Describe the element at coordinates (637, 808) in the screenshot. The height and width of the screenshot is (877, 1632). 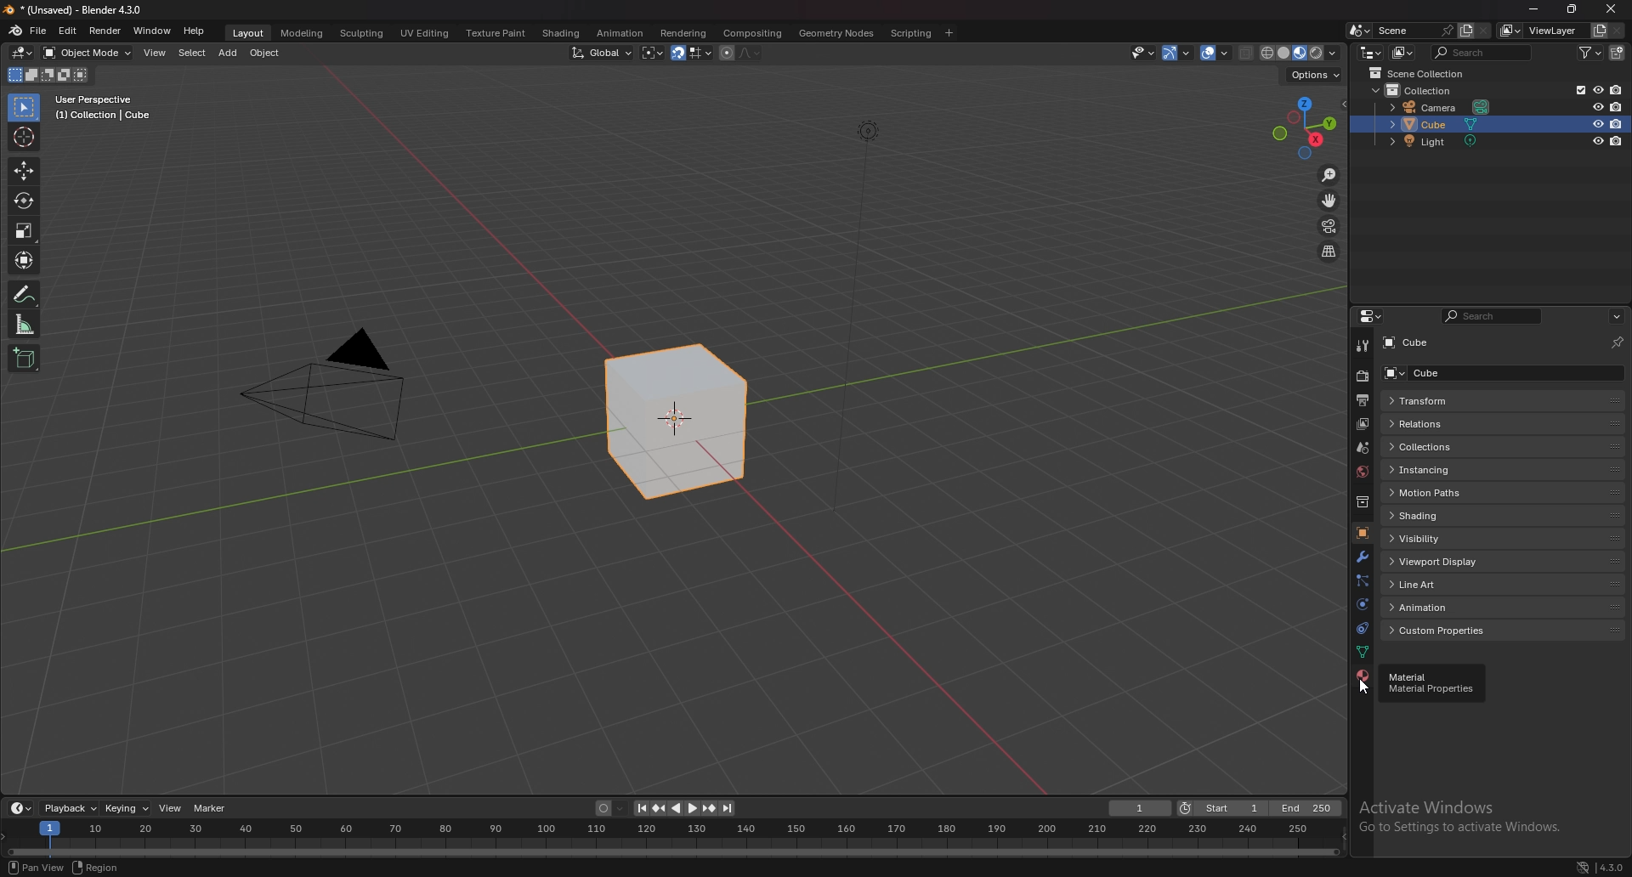
I see `jump to endpoint` at that location.